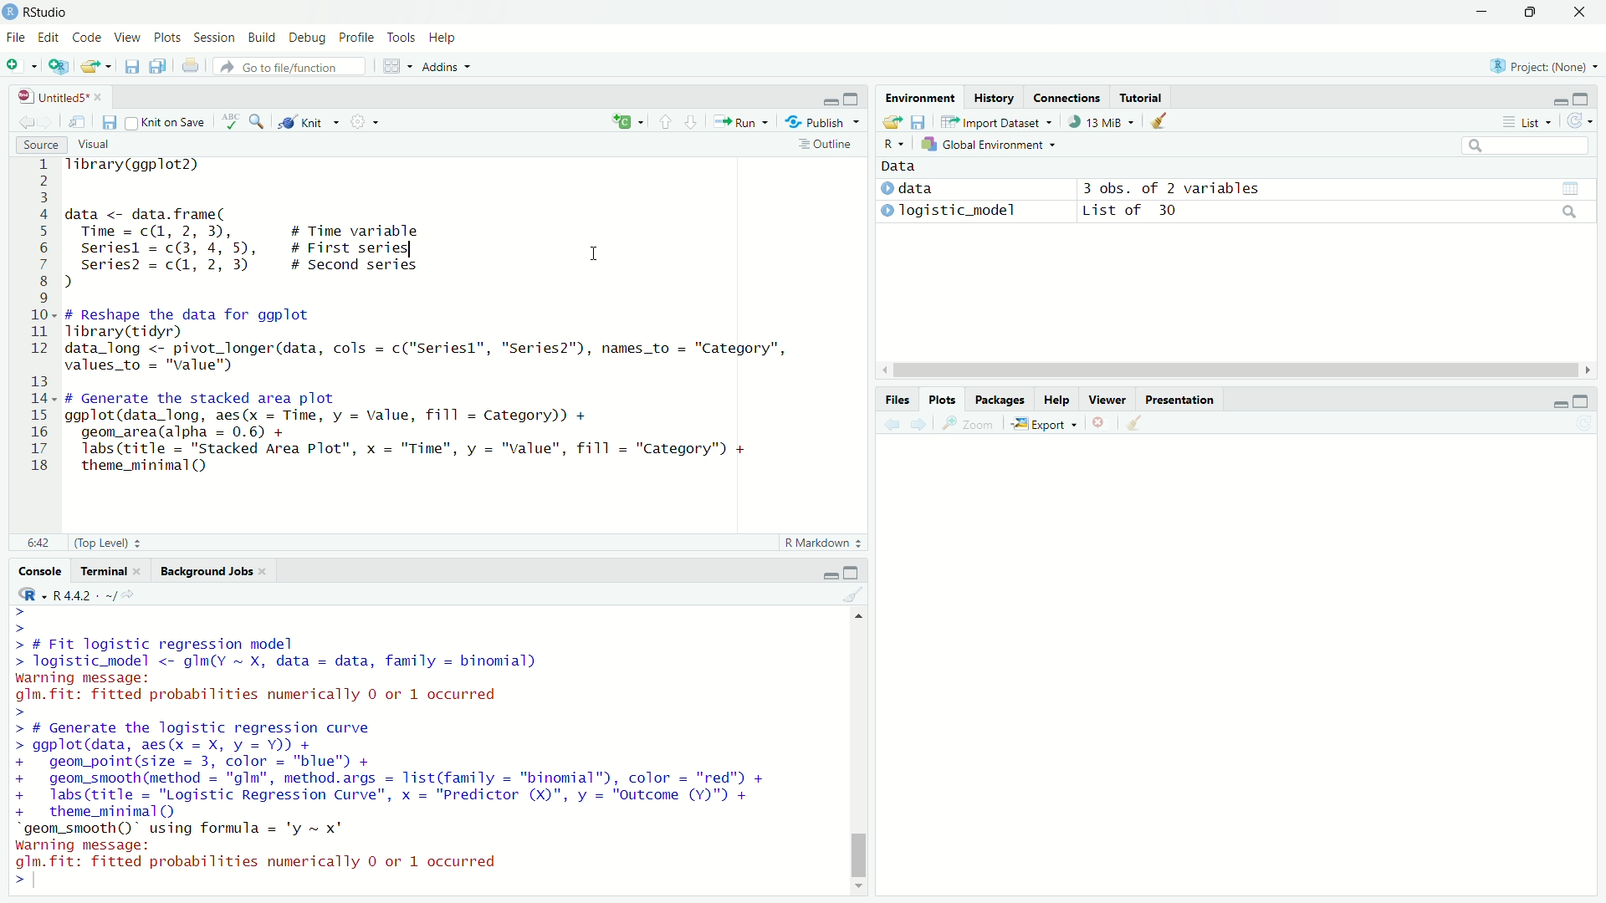 This screenshot has width=1606, height=903. Describe the element at coordinates (1000, 400) in the screenshot. I see `Packages` at that location.